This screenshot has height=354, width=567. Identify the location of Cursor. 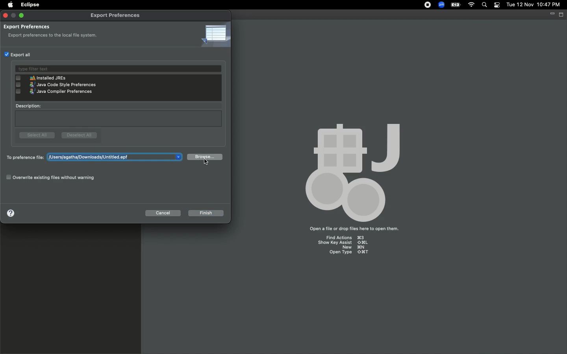
(206, 162).